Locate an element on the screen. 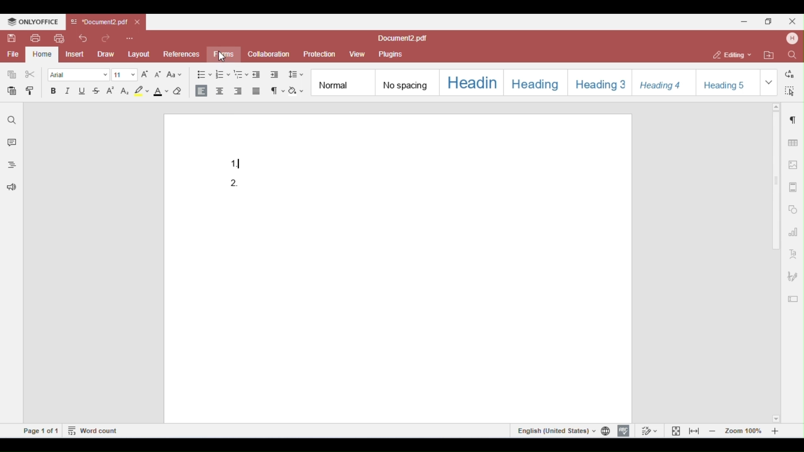 Image resolution: width=804 pixels, height=452 pixels. quick access tool bar is located at coordinates (130, 37).